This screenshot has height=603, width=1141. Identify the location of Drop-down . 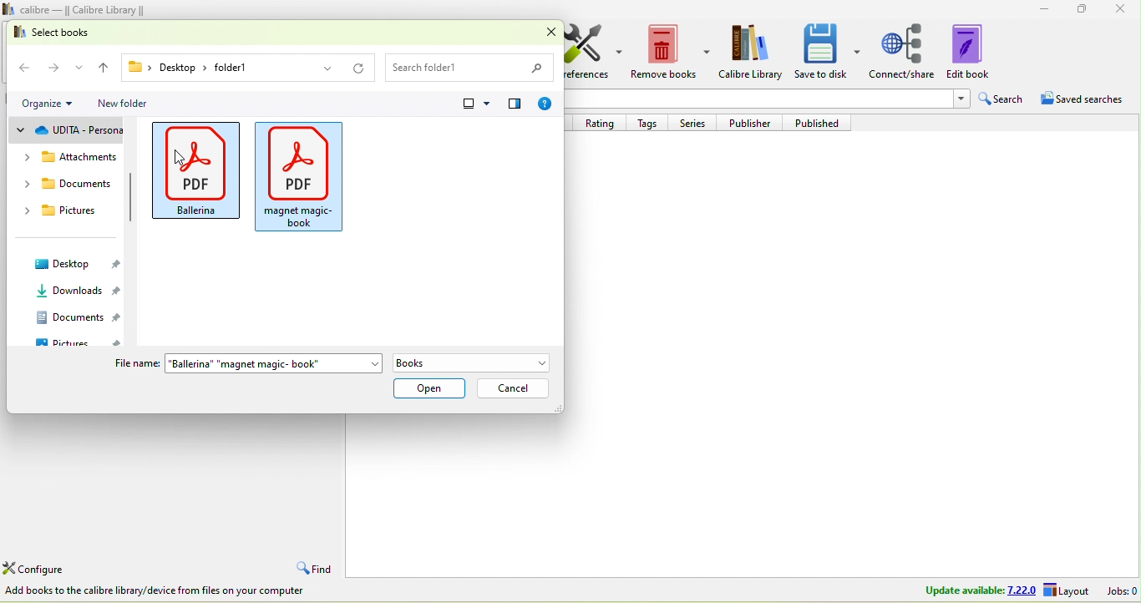
(962, 99).